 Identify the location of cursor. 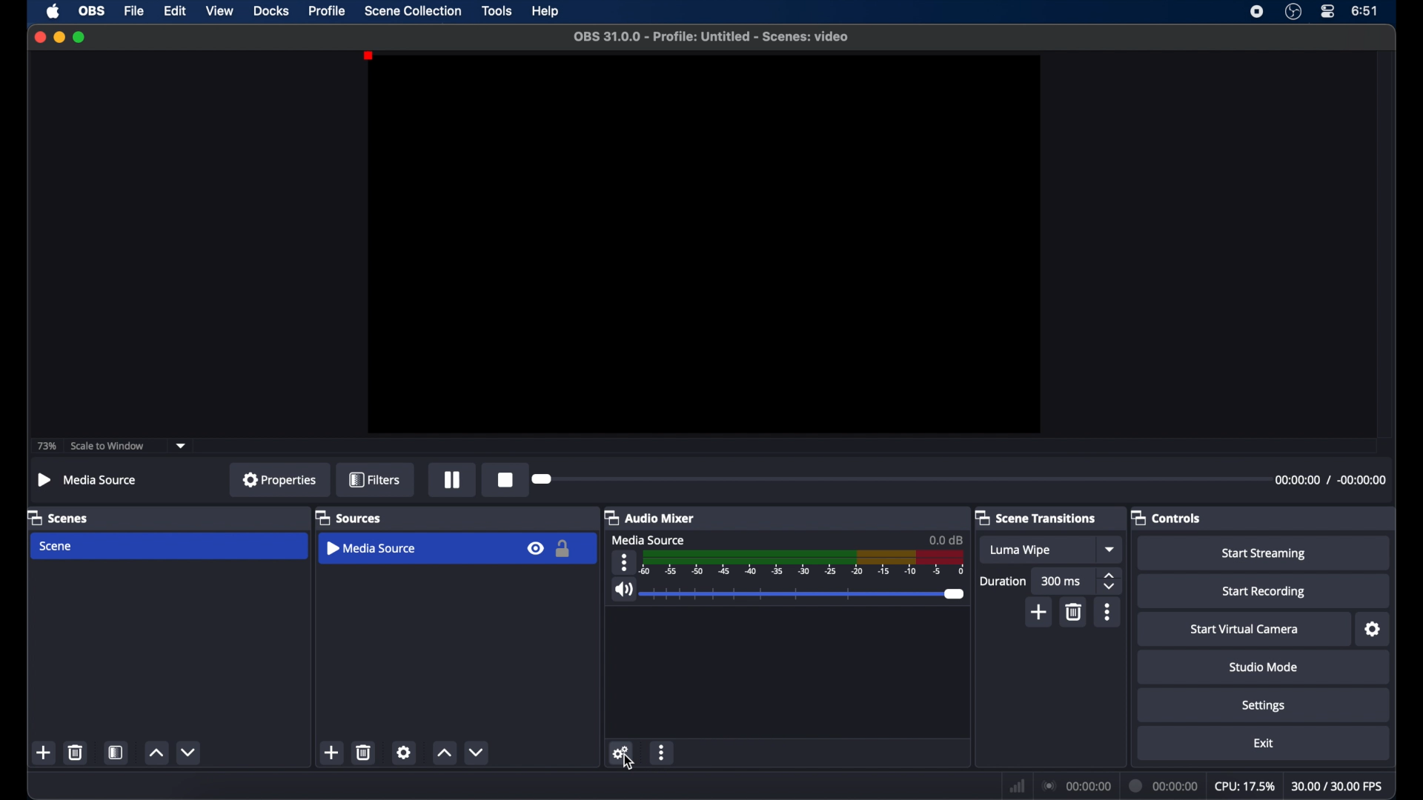
(630, 764).